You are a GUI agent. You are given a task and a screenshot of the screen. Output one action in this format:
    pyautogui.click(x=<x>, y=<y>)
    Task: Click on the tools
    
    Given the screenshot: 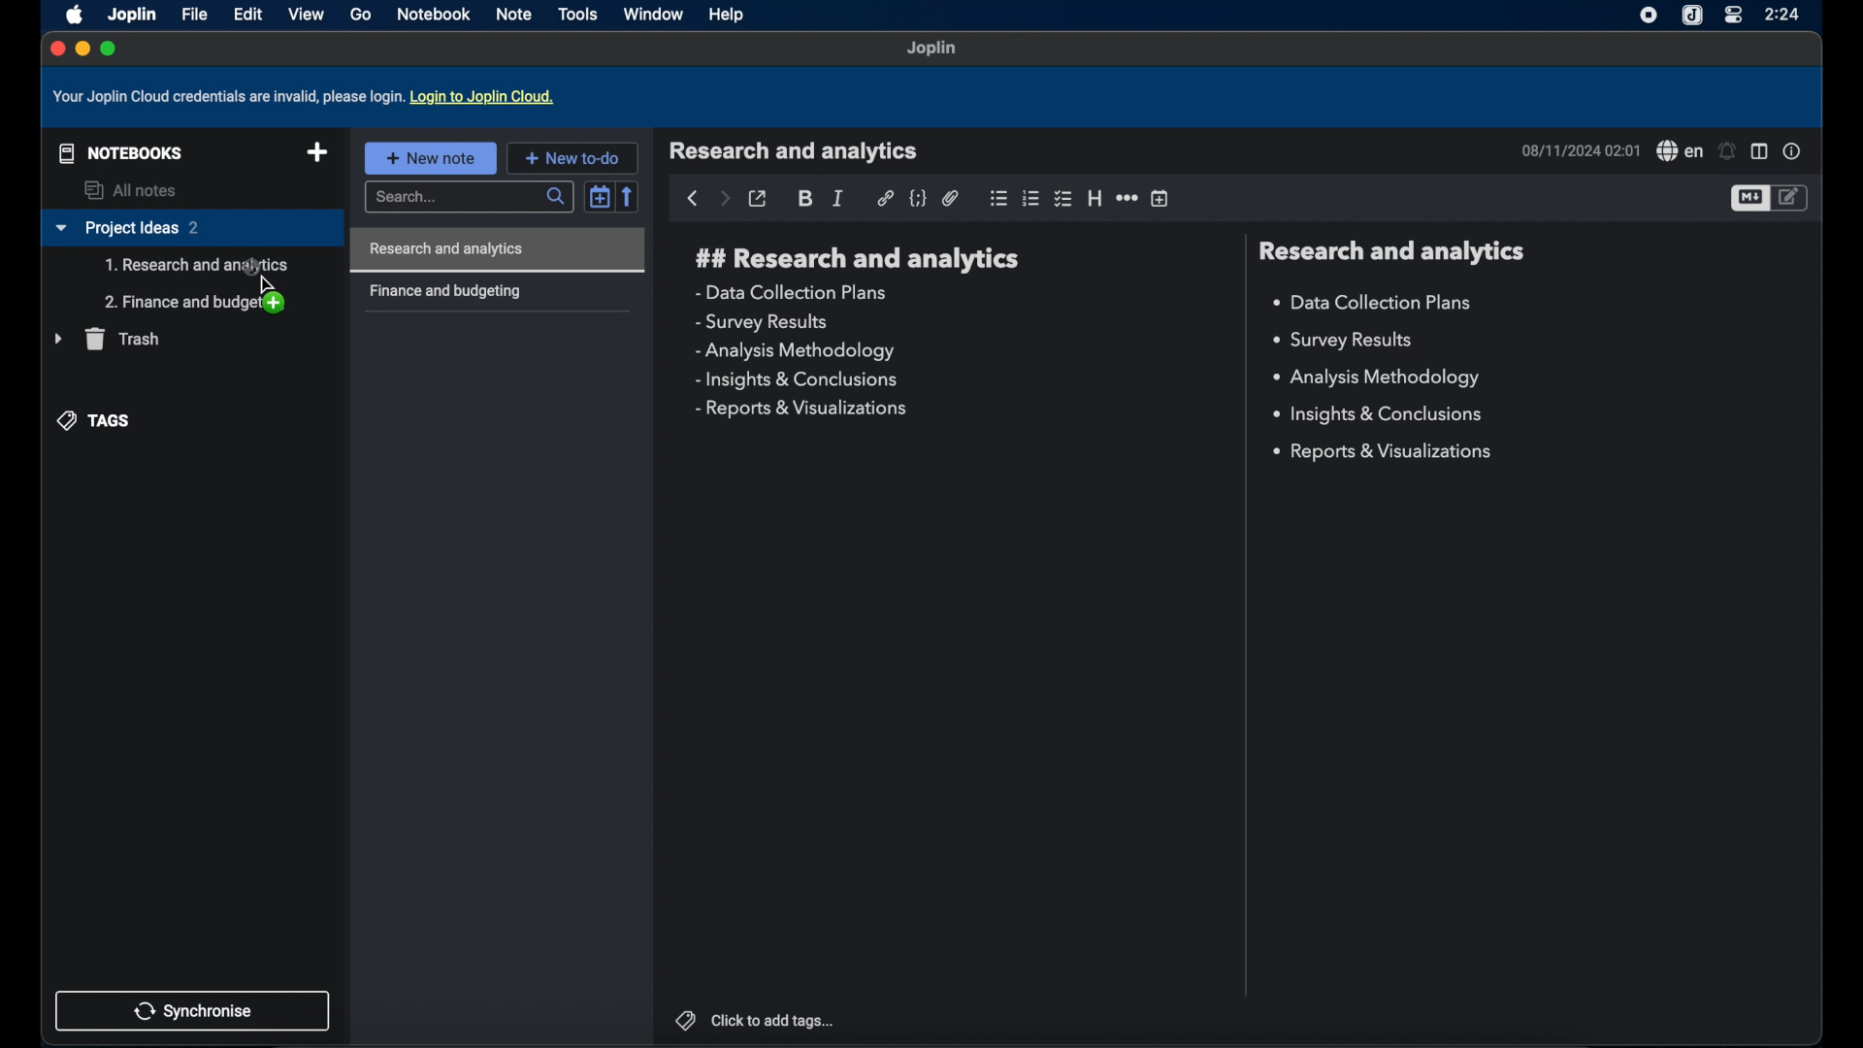 What is the action you would take?
    pyautogui.click(x=578, y=14)
    